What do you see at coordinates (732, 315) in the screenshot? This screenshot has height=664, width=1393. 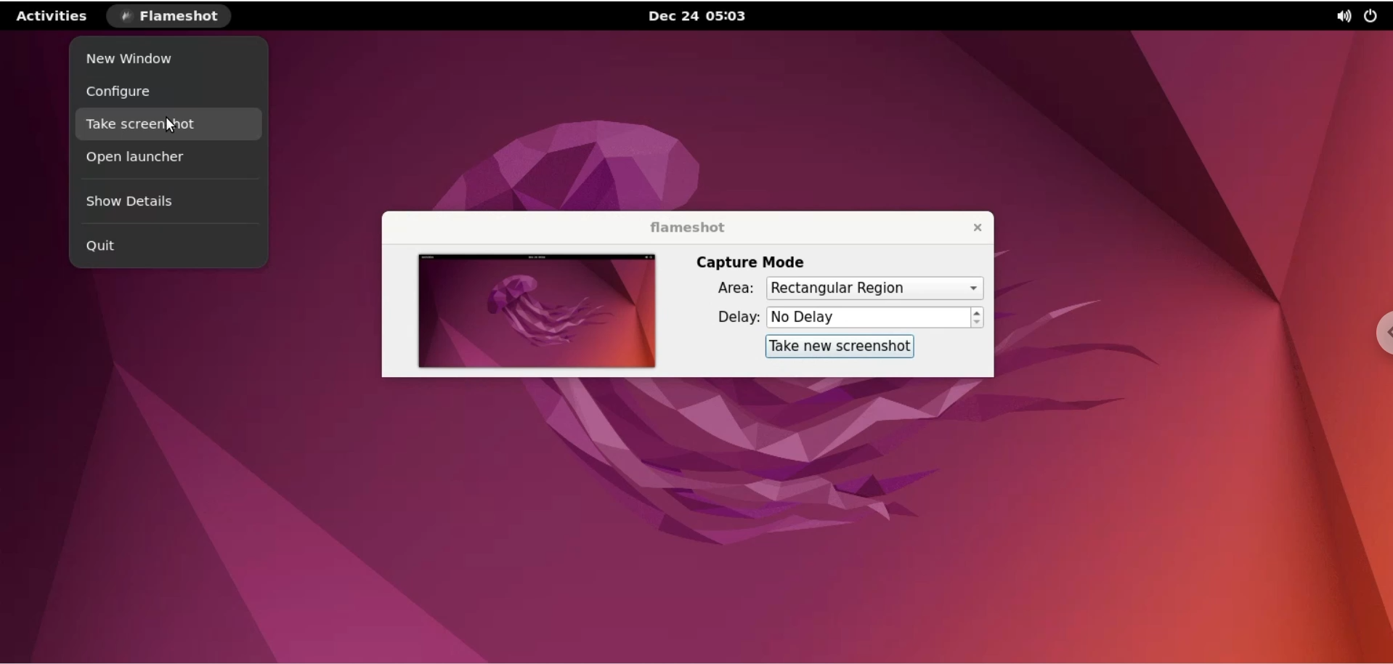 I see `delay:` at bounding box center [732, 315].